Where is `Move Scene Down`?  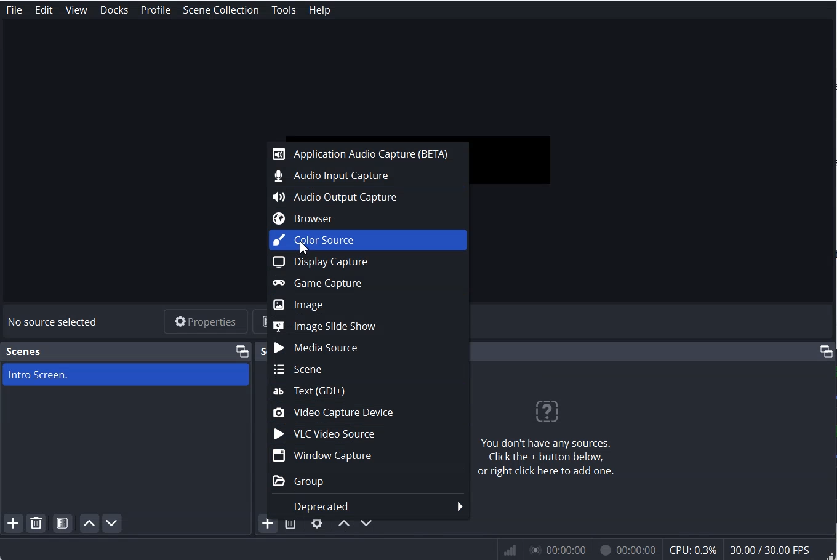
Move Scene Down is located at coordinates (113, 524).